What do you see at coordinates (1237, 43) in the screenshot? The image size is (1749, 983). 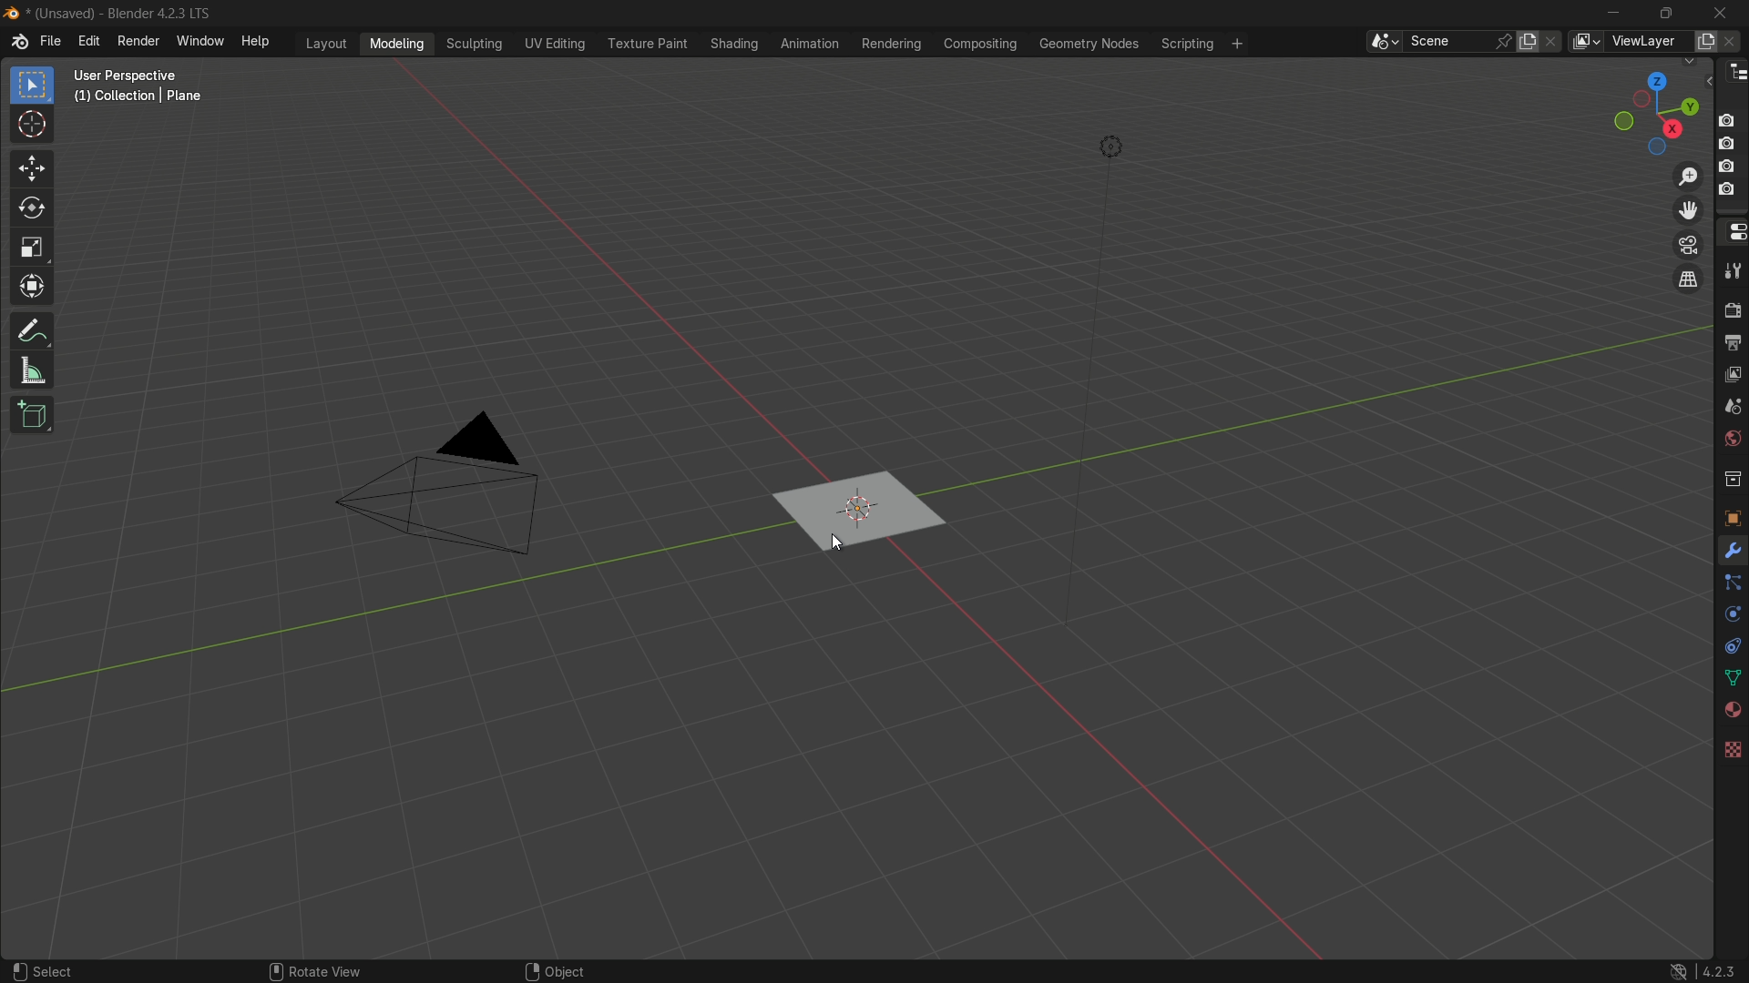 I see `add workplace` at bounding box center [1237, 43].